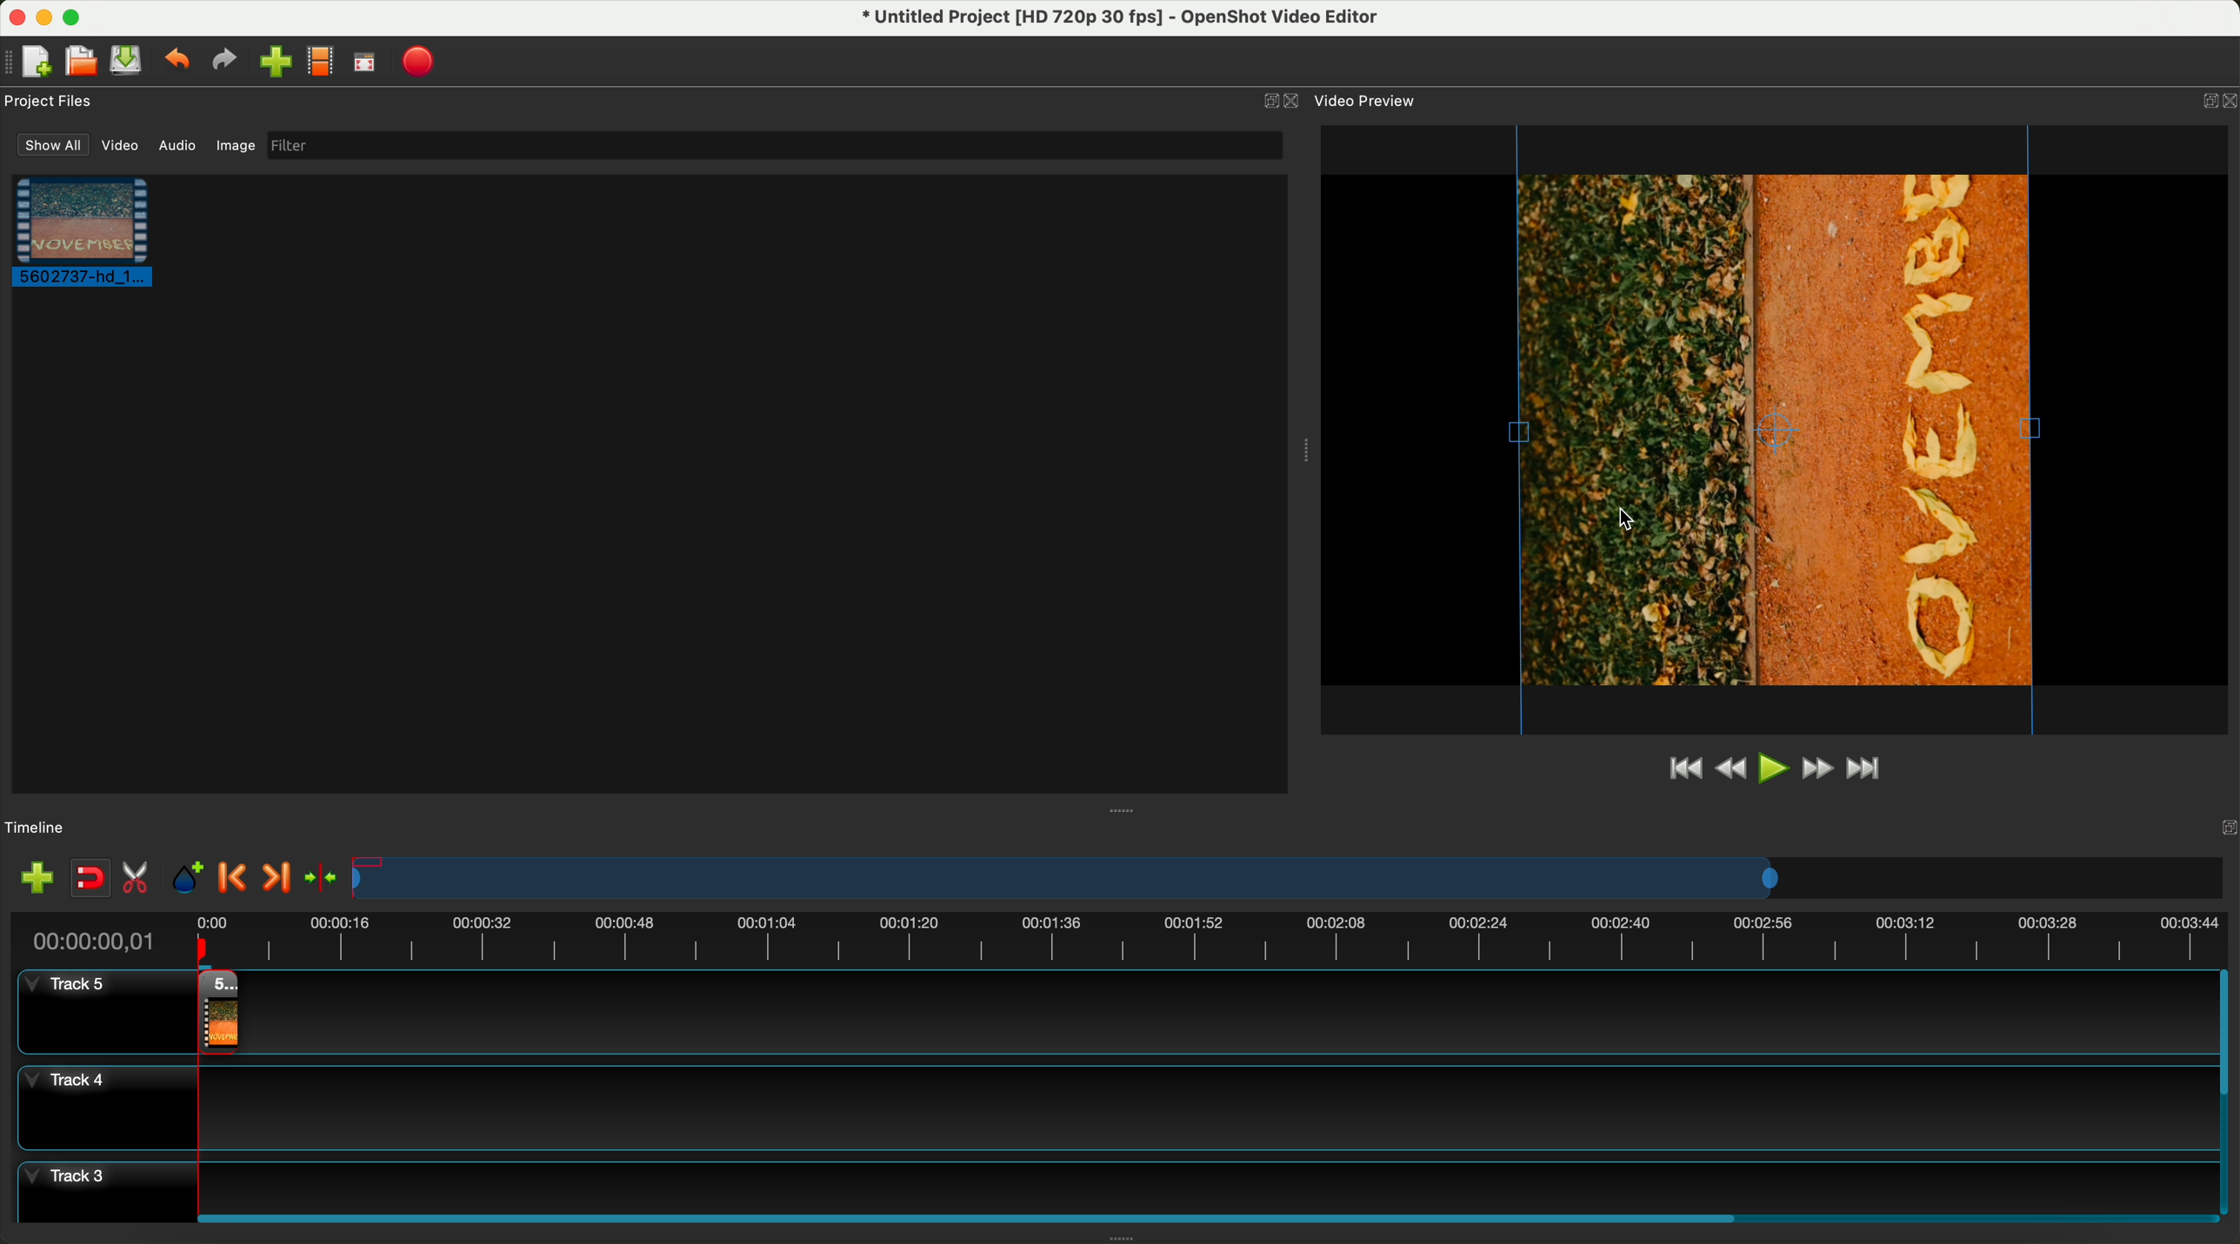 The image size is (2240, 1244). What do you see at coordinates (1288, 876) in the screenshot?
I see `timeline` at bounding box center [1288, 876].